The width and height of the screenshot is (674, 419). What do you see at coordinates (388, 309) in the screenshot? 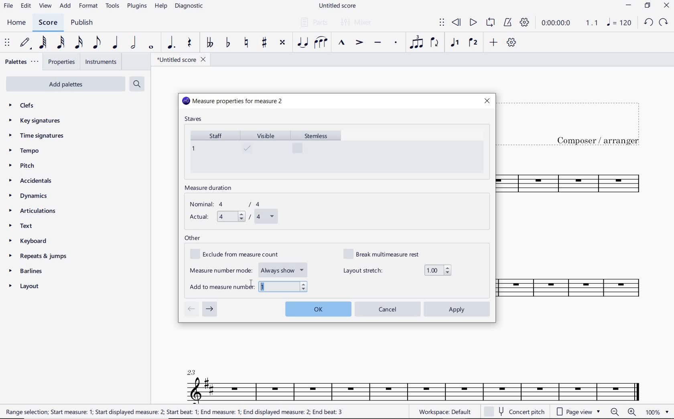
I see `cancel` at bounding box center [388, 309].